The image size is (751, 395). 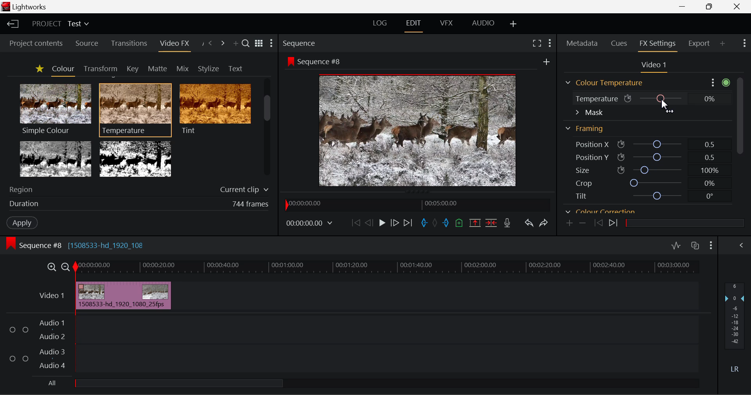 I want to click on 0°, so click(x=710, y=196).